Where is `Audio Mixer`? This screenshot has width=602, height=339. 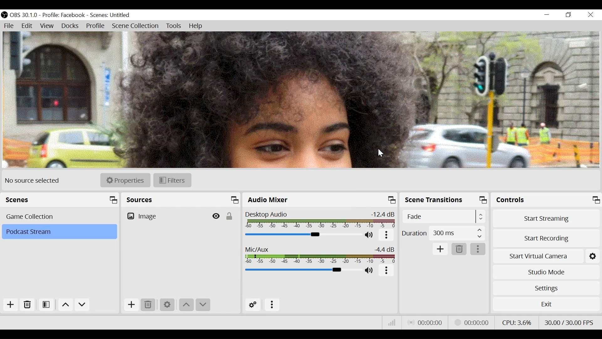 Audio Mixer is located at coordinates (320, 200).